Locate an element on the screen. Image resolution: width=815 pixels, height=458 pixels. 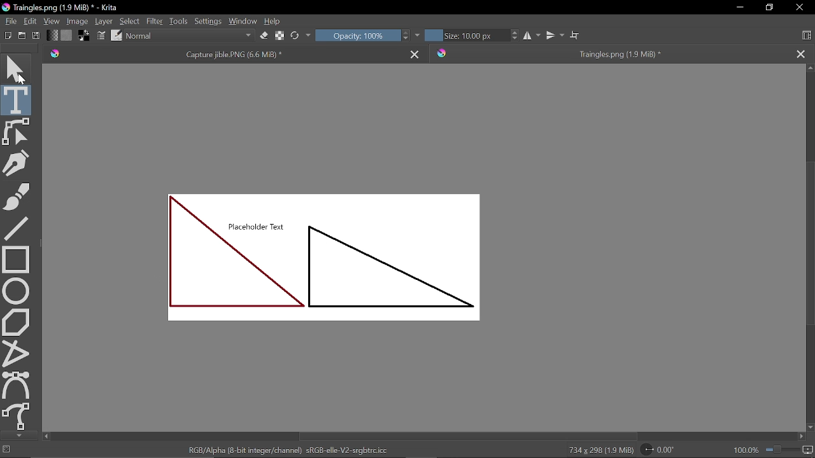
Bezier select tool is located at coordinates (17, 385).